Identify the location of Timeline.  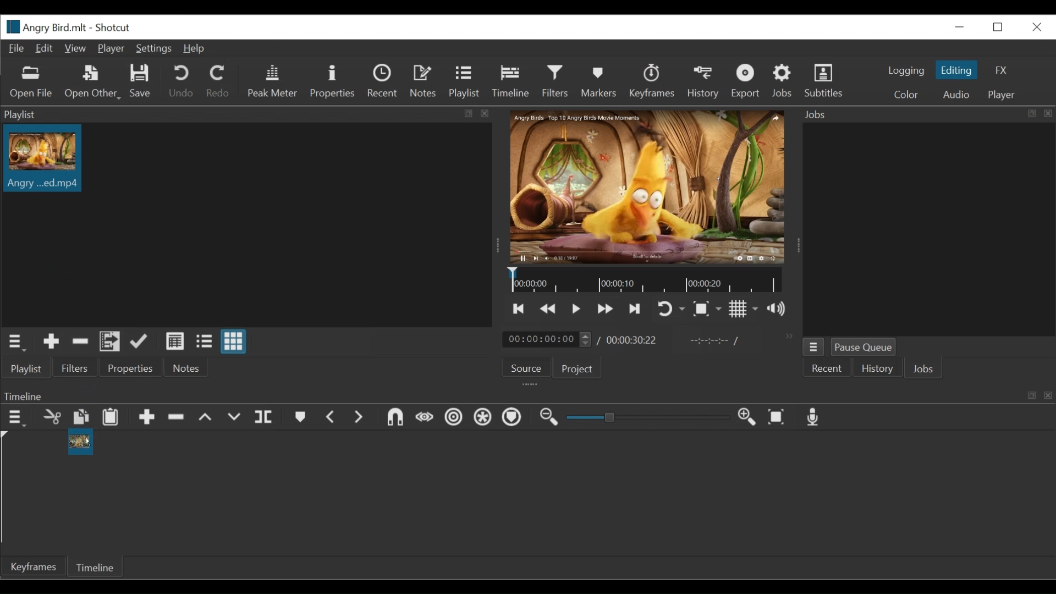
(646, 280).